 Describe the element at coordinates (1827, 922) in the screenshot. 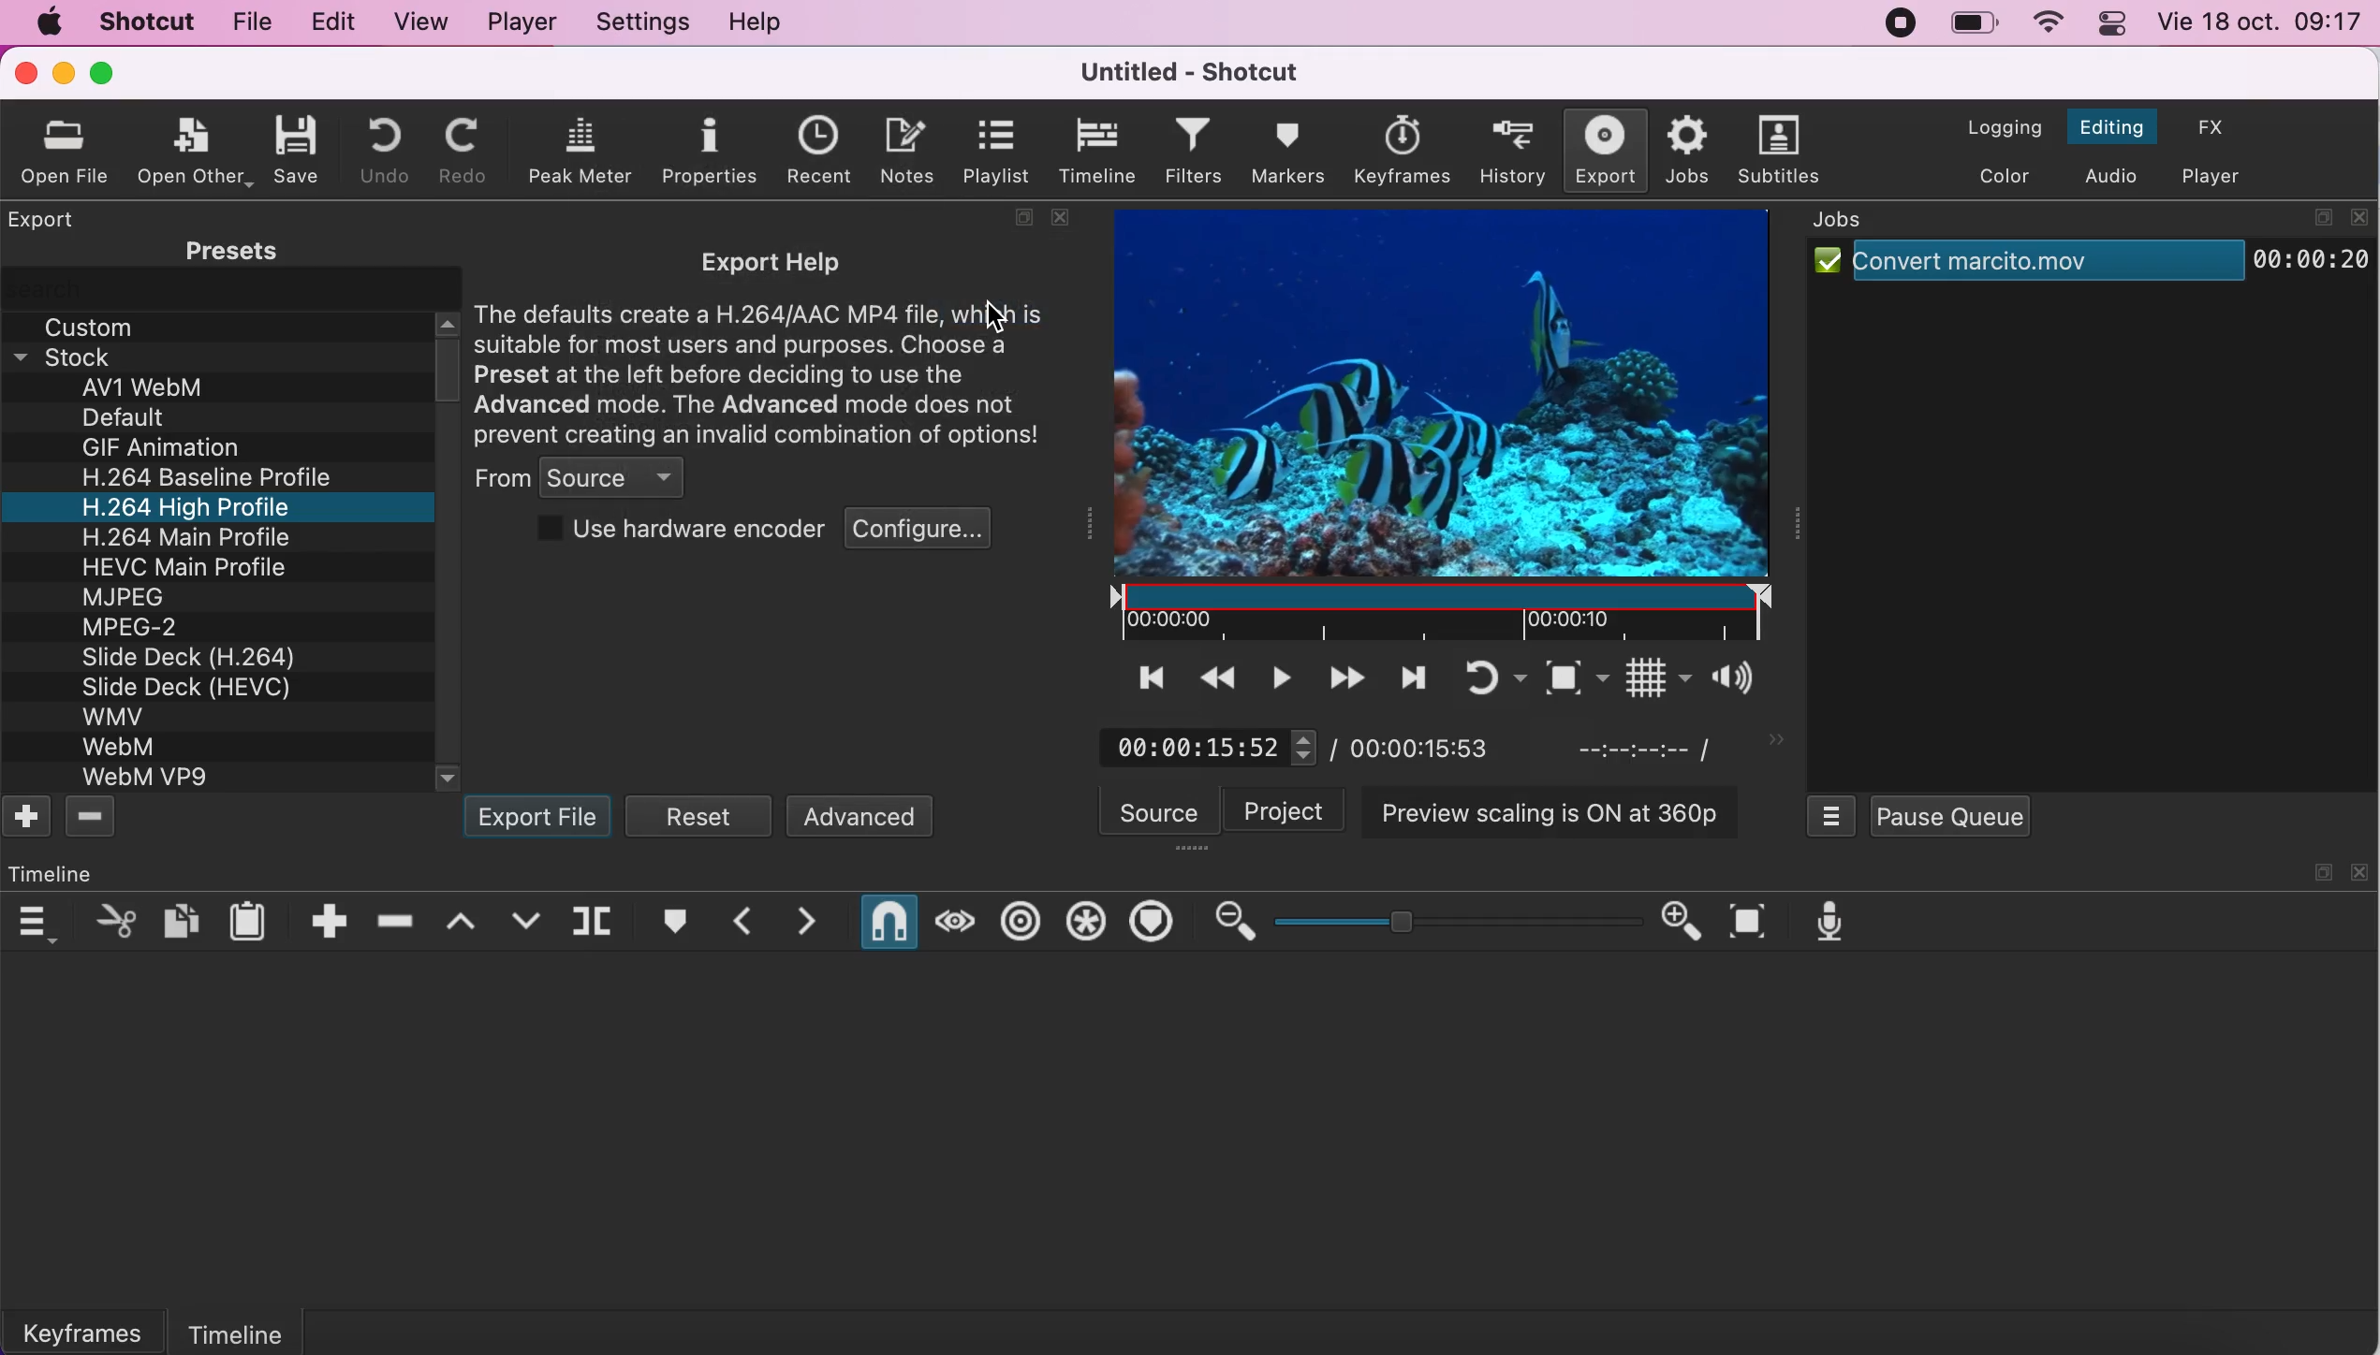

I see `record audio` at that location.